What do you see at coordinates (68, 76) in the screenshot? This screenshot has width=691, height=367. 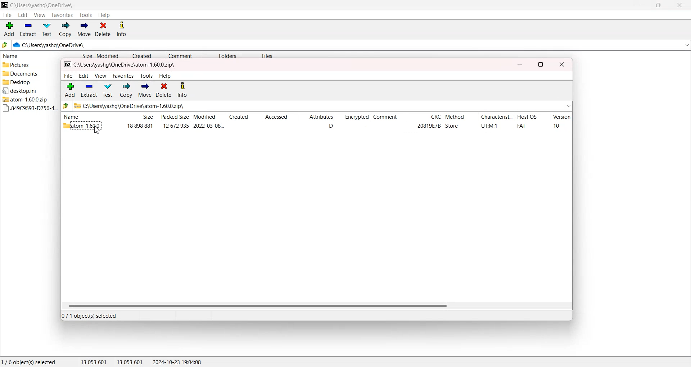 I see `file` at bounding box center [68, 76].